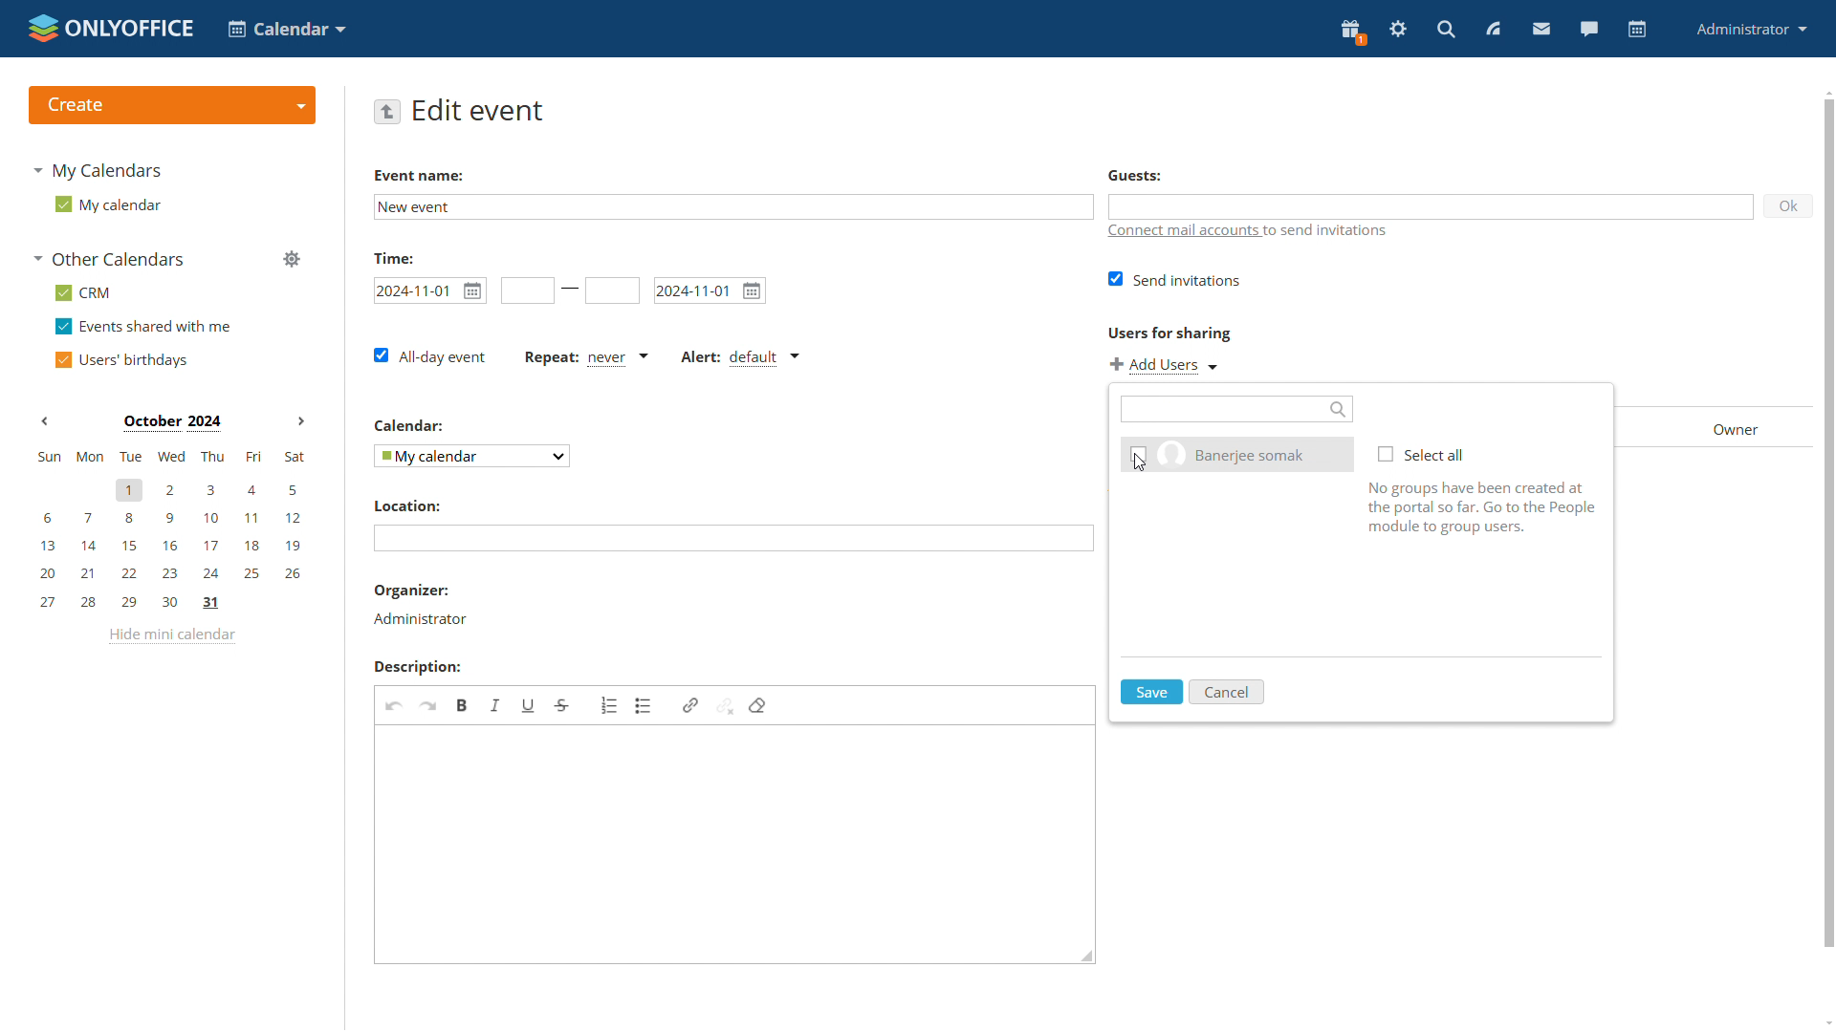 Image resolution: width=1836 pixels, height=1032 pixels. What do you see at coordinates (427, 705) in the screenshot?
I see `redo` at bounding box center [427, 705].